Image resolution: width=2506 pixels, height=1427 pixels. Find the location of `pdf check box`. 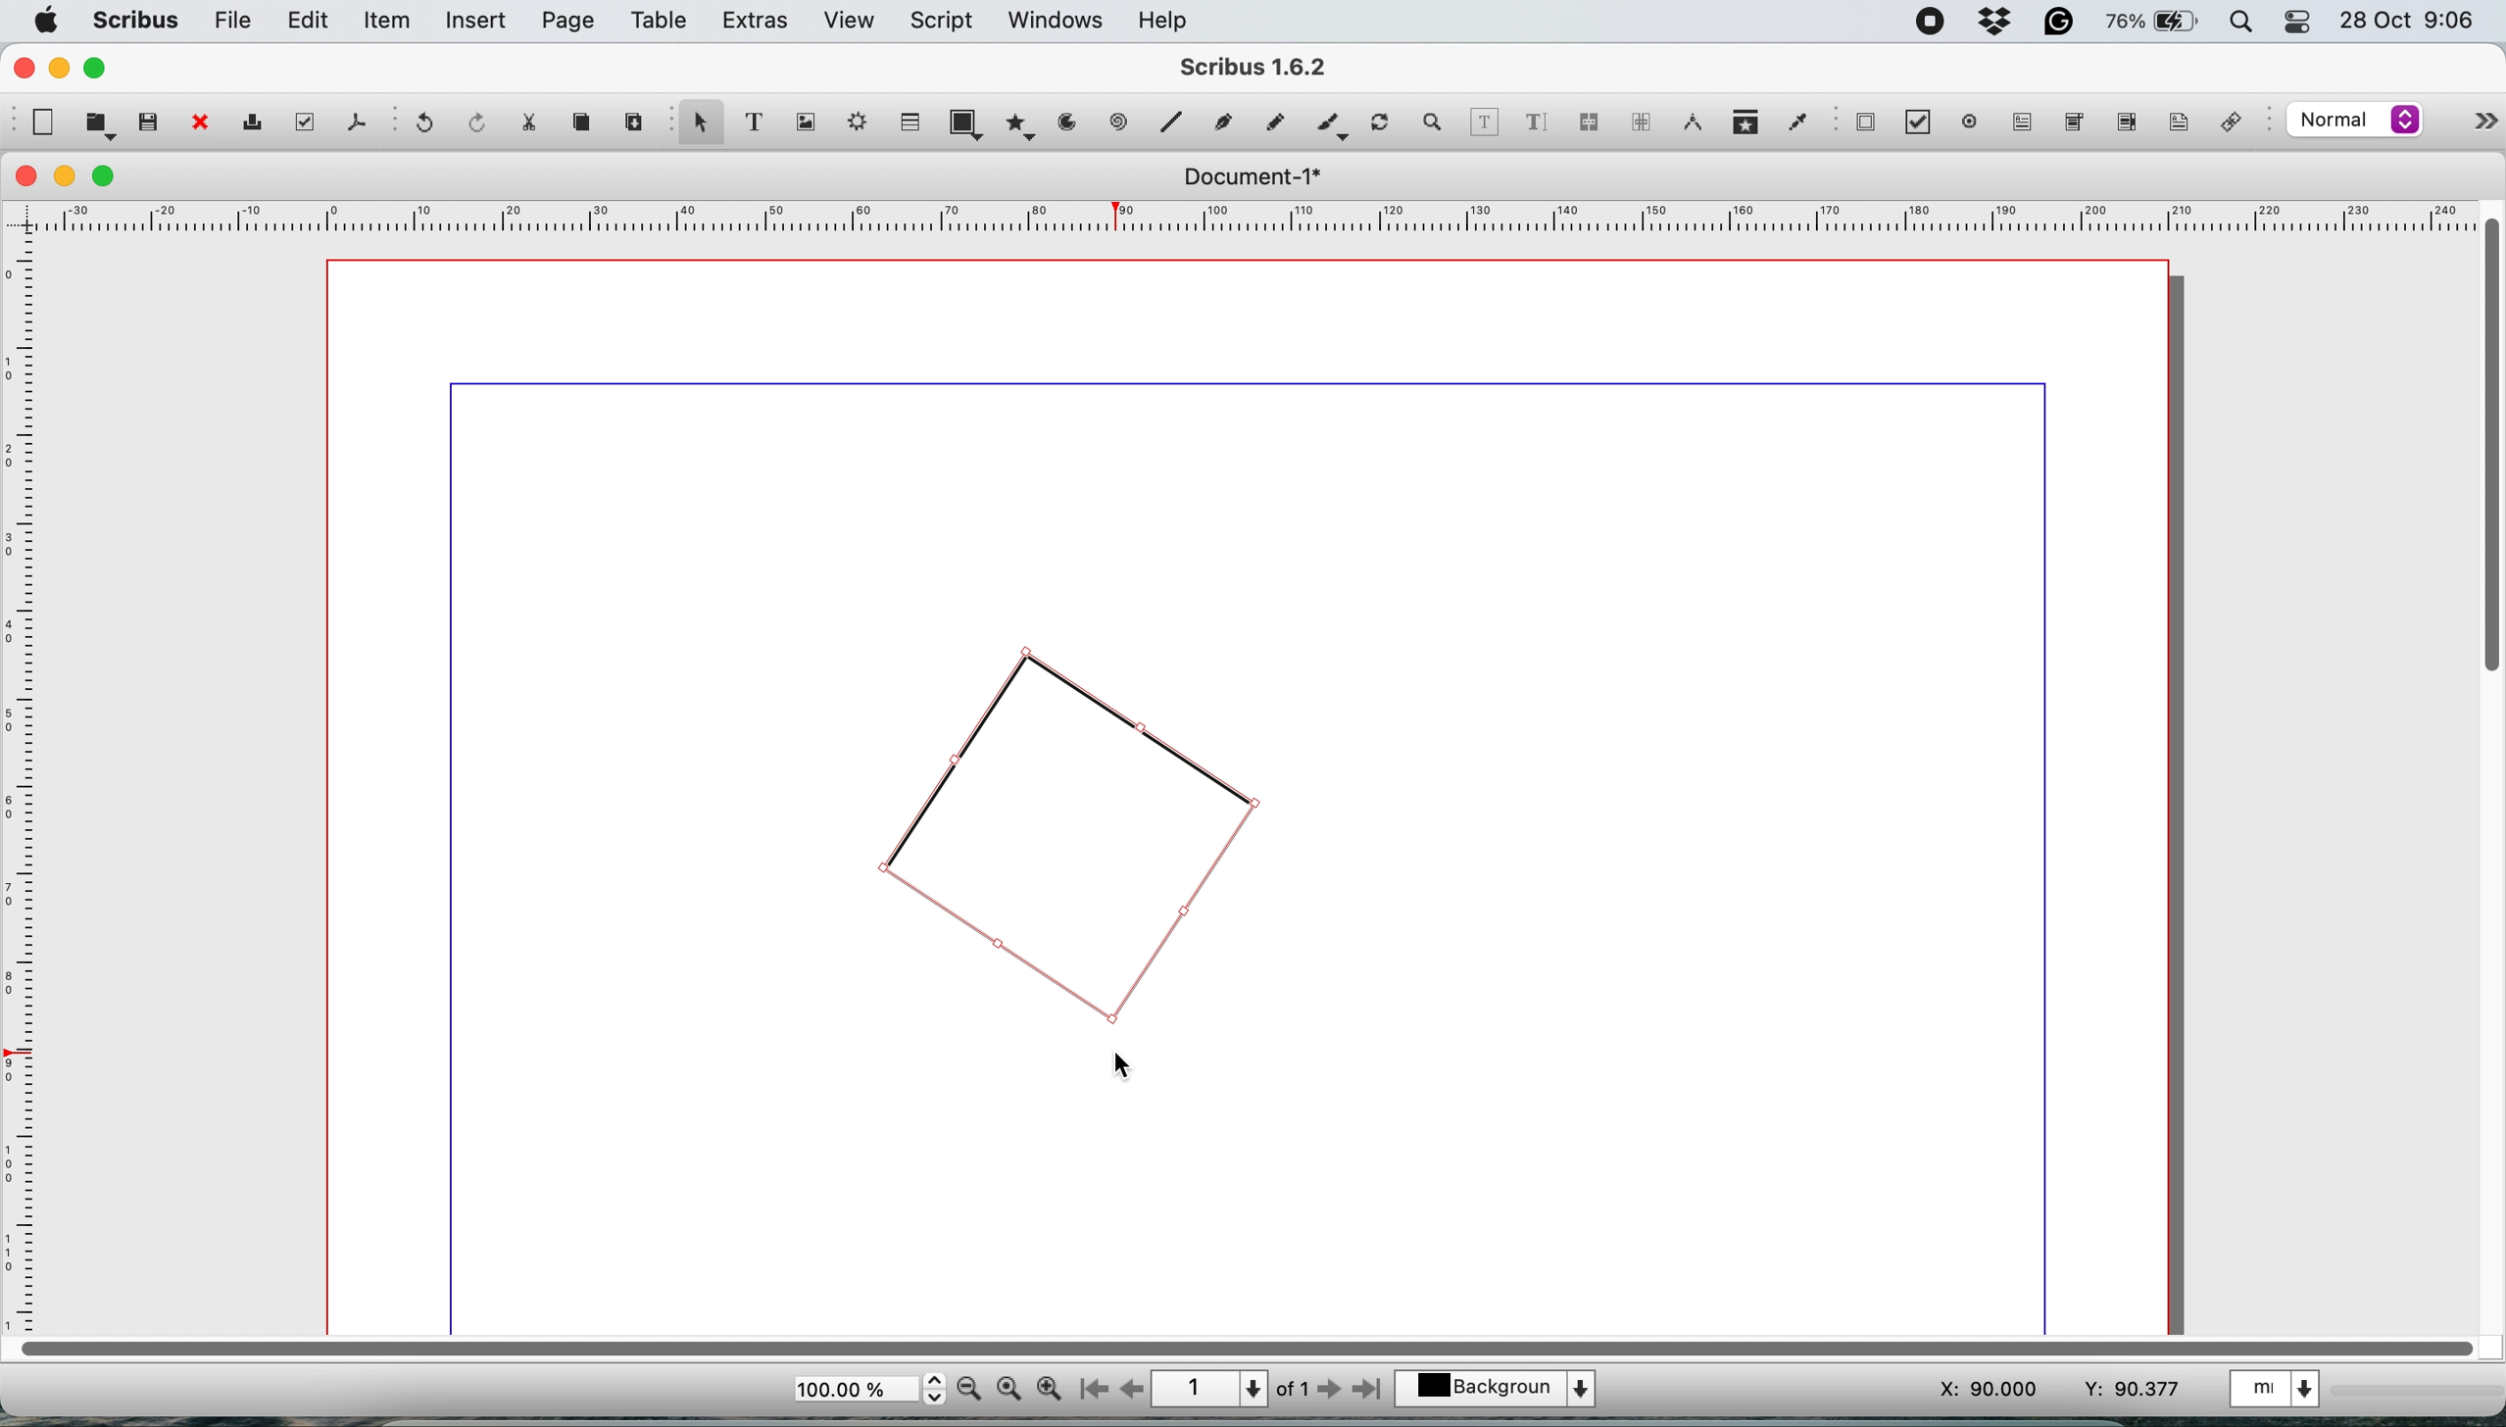

pdf check box is located at coordinates (1917, 123).